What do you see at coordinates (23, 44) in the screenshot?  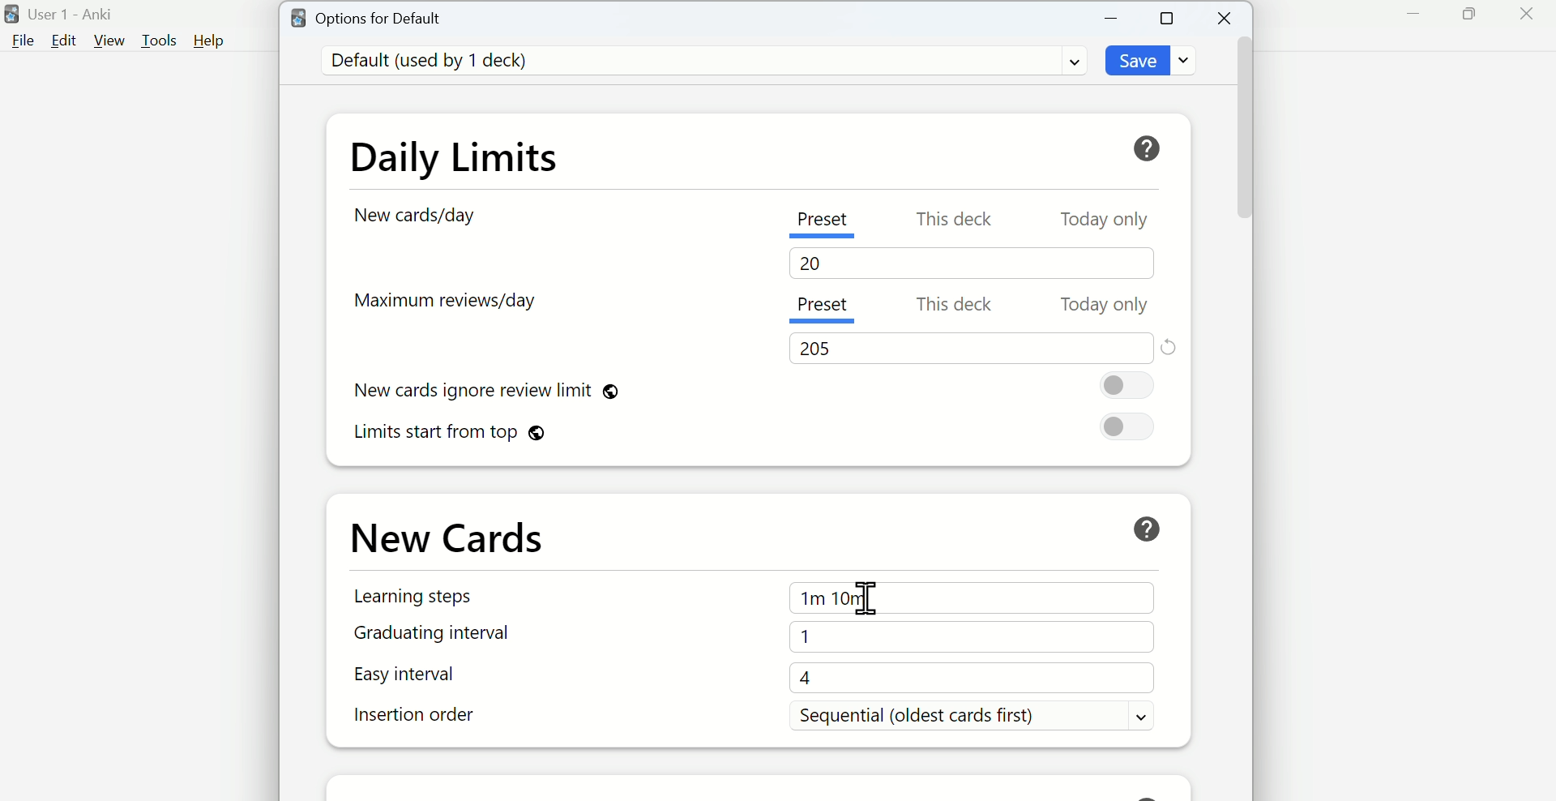 I see `File` at bounding box center [23, 44].